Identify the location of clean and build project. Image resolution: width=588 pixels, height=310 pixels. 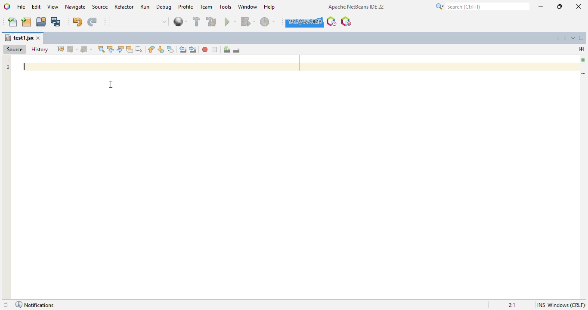
(211, 22).